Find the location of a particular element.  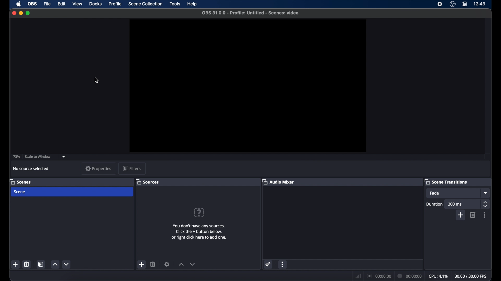

increment is located at coordinates (55, 265).